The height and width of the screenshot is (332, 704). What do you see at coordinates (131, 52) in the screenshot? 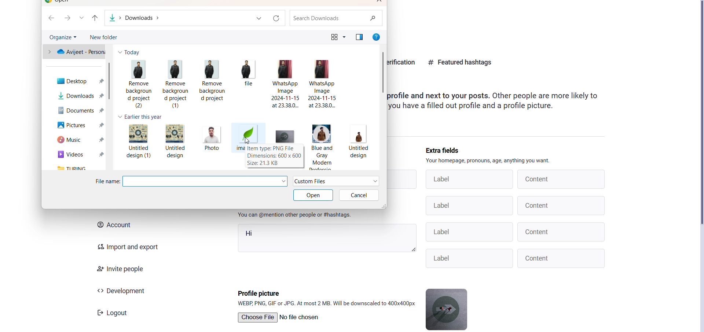
I see `today` at bounding box center [131, 52].